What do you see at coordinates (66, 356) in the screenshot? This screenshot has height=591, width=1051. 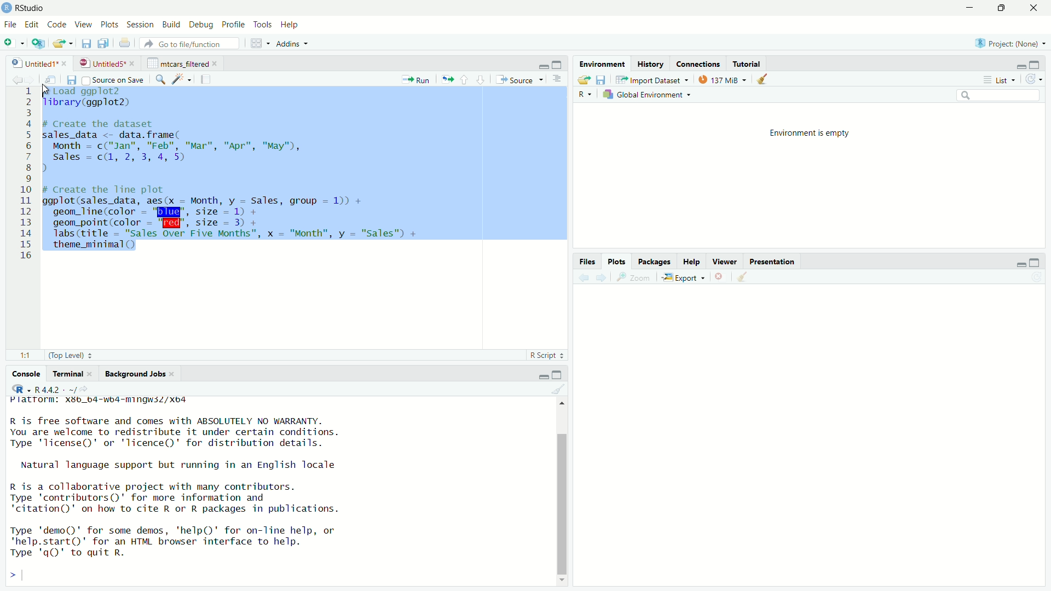 I see `(top leave)` at bounding box center [66, 356].